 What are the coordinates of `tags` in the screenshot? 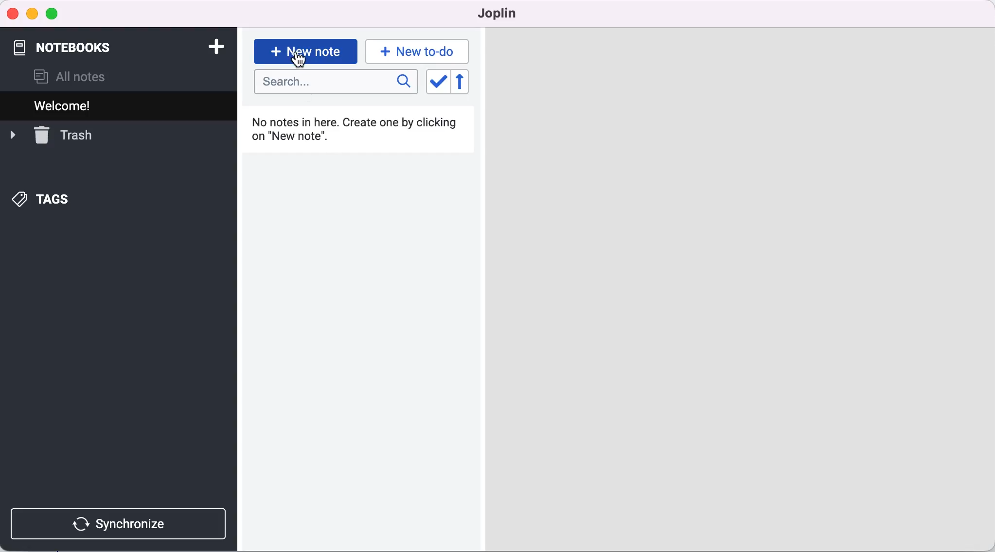 It's located at (51, 198).